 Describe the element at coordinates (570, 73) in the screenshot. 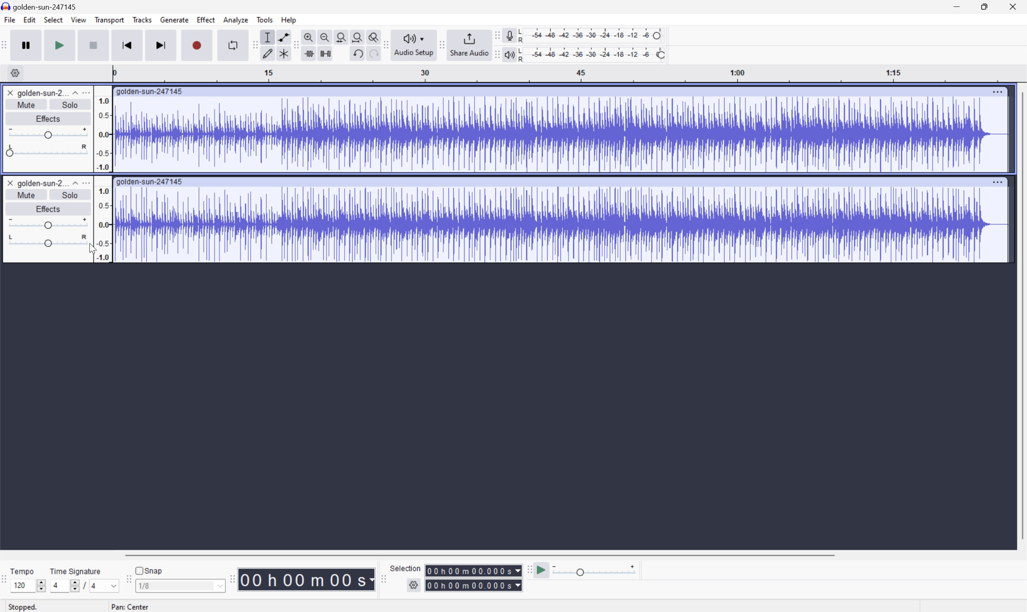

I see `Scale` at that location.